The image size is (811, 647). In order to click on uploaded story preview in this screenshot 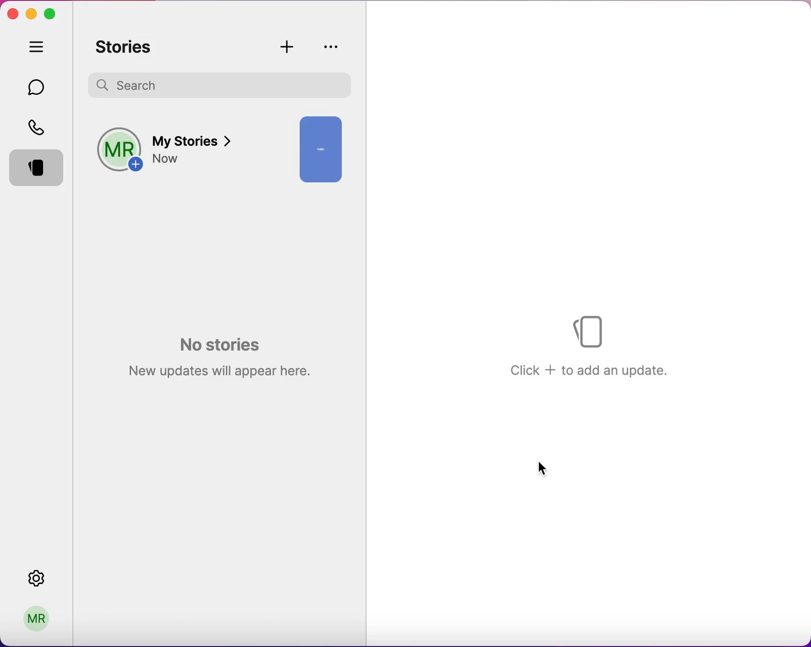, I will do `click(321, 150)`.